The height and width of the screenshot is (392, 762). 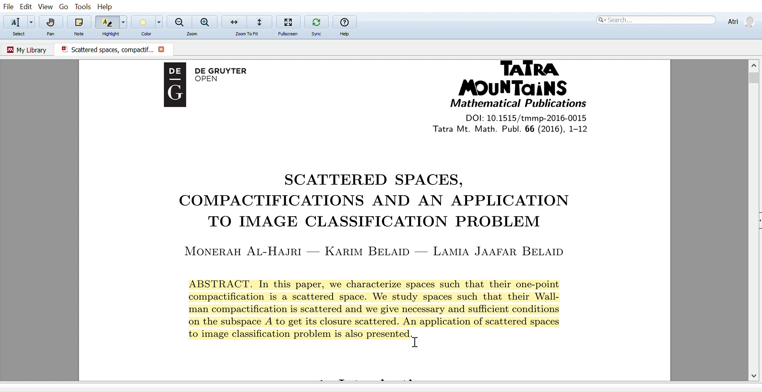 What do you see at coordinates (13, 22) in the screenshot?
I see `Select text` at bounding box center [13, 22].